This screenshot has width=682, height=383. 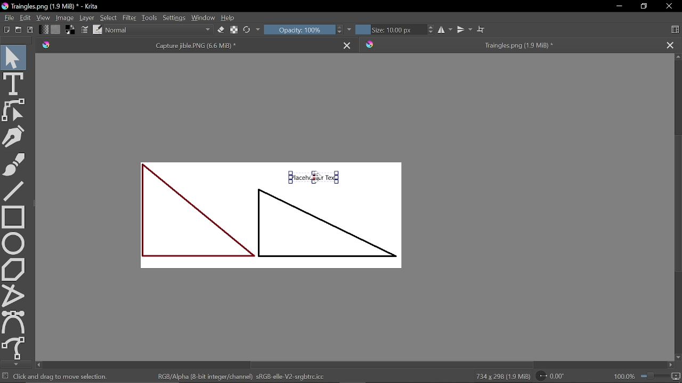 What do you see at coordinates (150, 17) in the screenshot?
I see `Tools` at bounding box center [150, 17].